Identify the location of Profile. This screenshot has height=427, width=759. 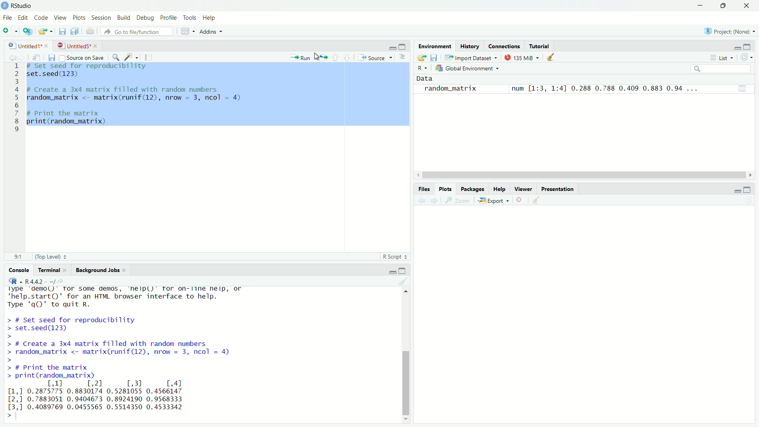
(168, 17).